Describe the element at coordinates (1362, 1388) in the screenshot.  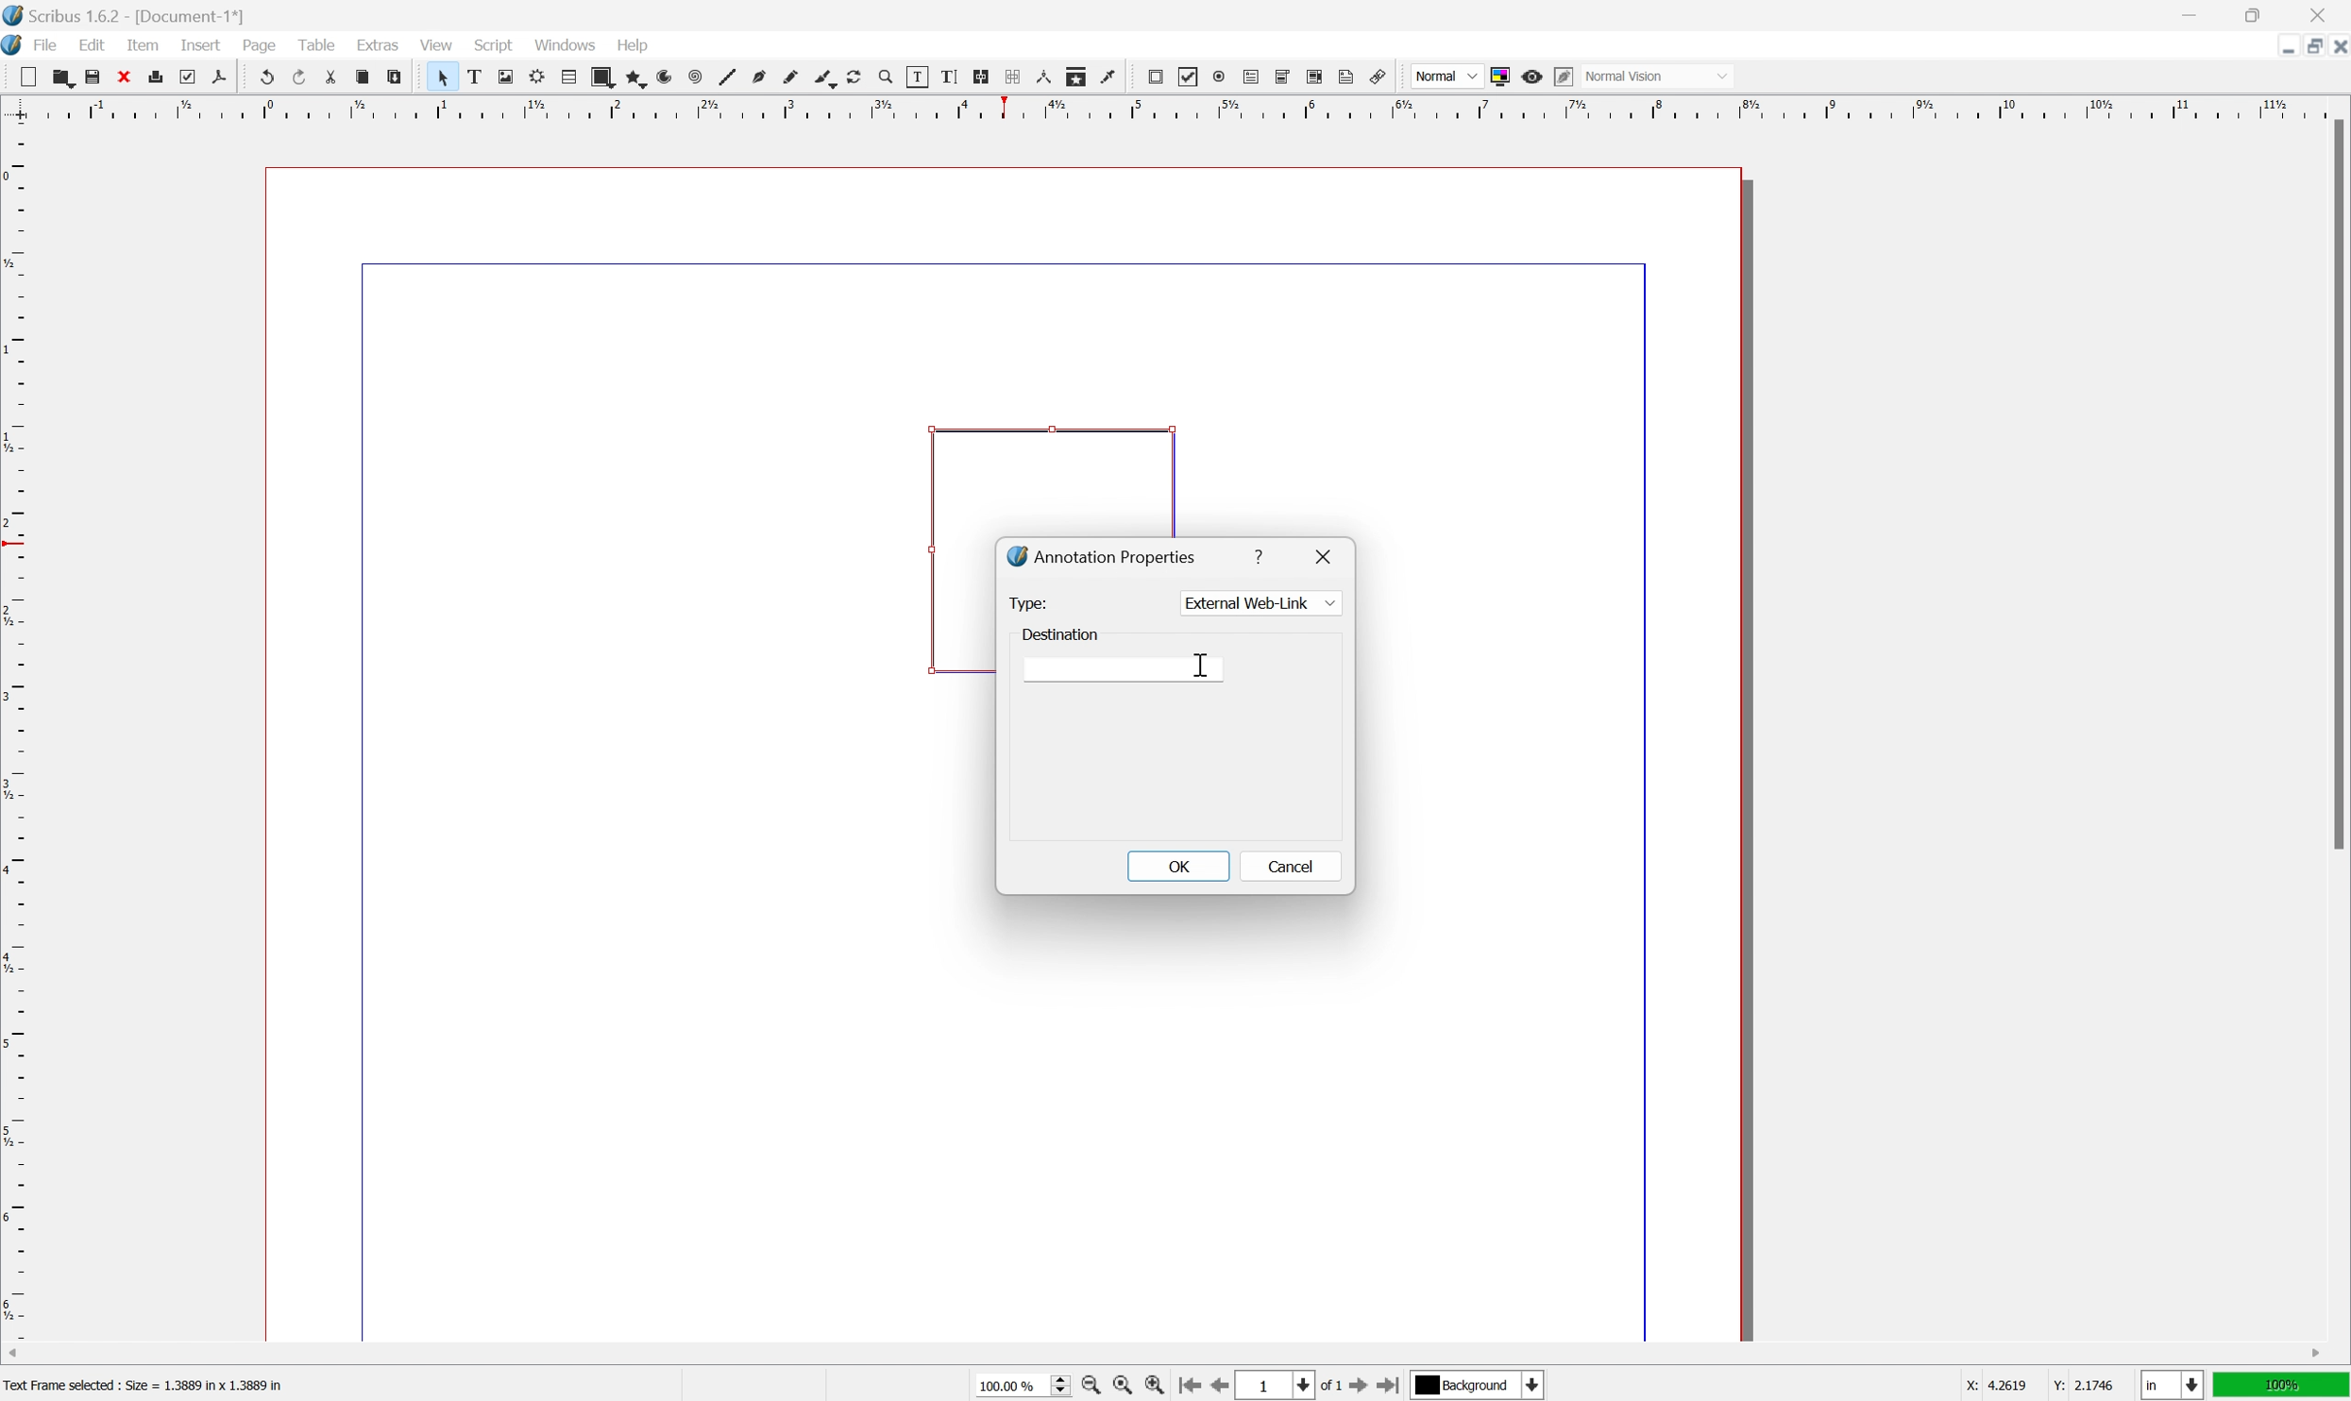
I see `go to next page` at that location.